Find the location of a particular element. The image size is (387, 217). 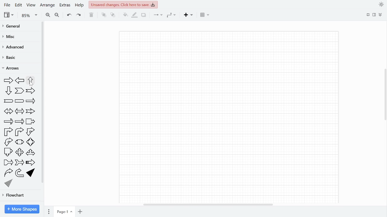

EDit is located at coordinates (18, 5).